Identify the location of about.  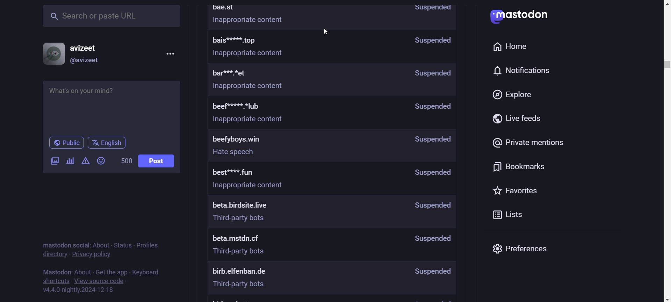
(100, 243).